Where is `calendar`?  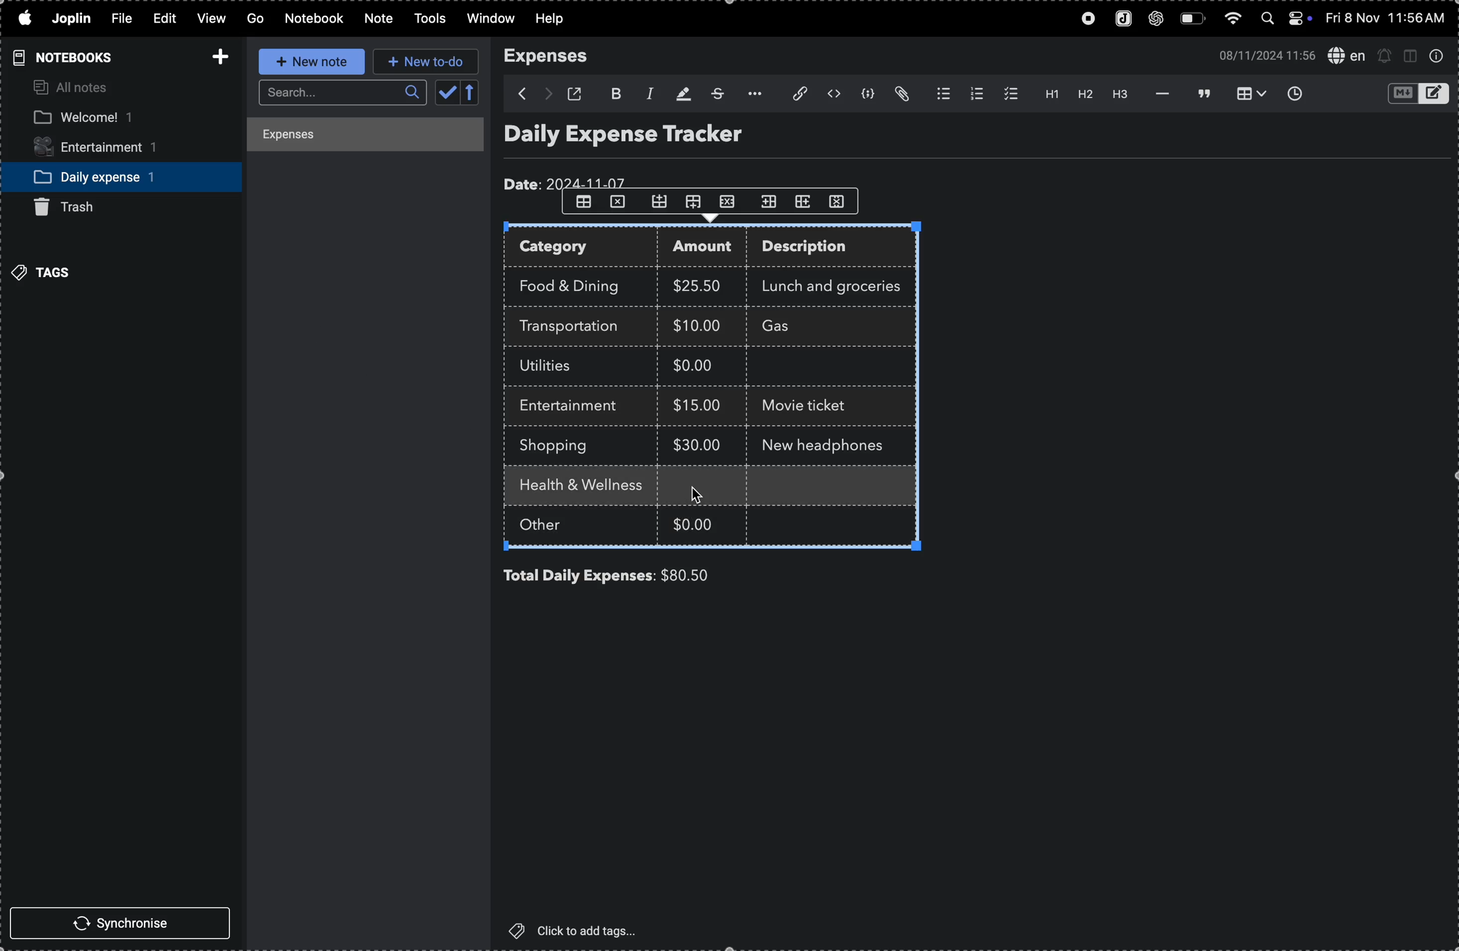
calendar is located at coordinates (458, 94).